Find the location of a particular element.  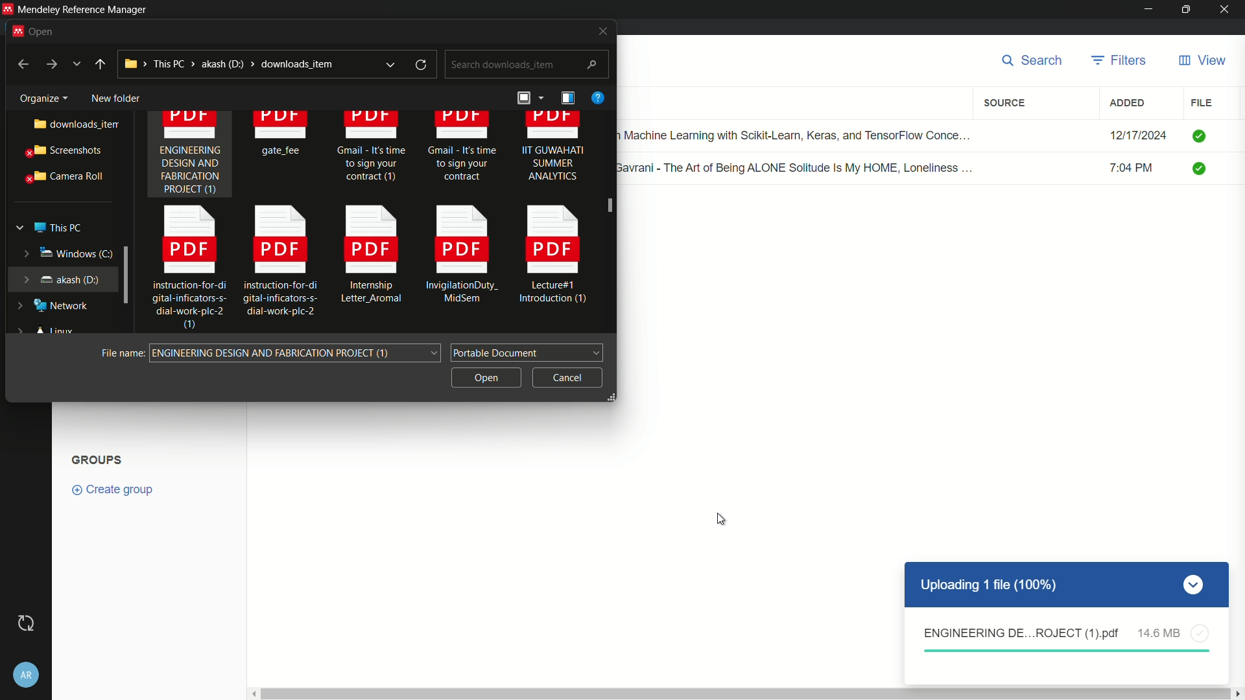

up to is located at coordinates (101, 64).